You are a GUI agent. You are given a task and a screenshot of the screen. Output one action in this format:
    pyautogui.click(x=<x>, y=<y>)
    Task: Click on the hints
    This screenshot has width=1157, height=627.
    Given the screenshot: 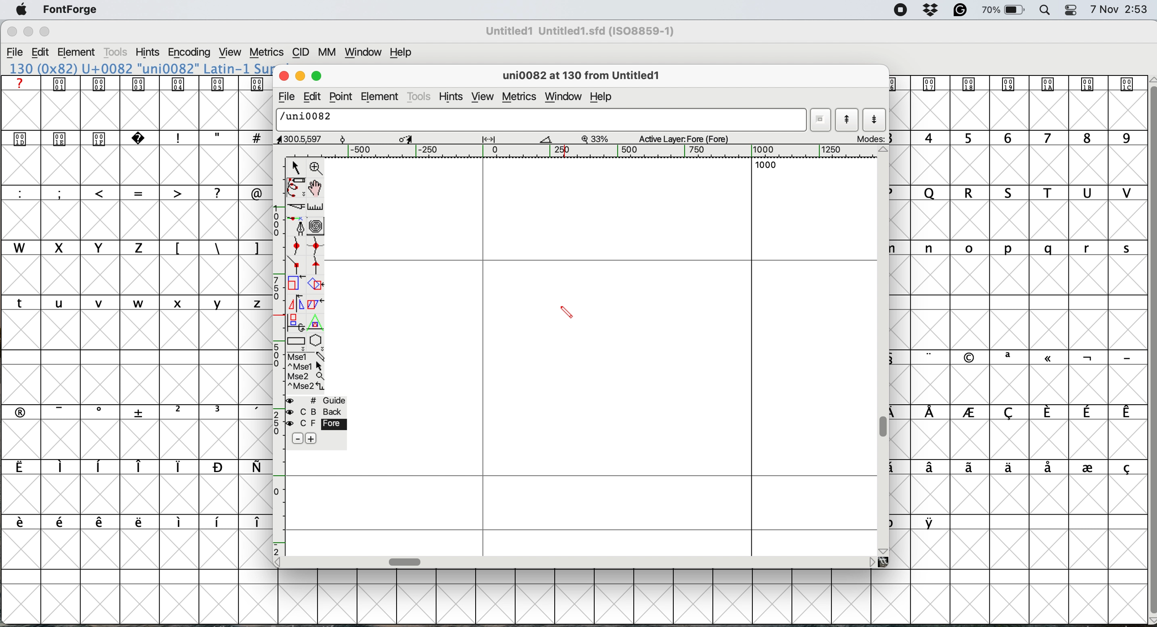 What is the action you would take?
    pyautogui.click(x=148, y=53)
    